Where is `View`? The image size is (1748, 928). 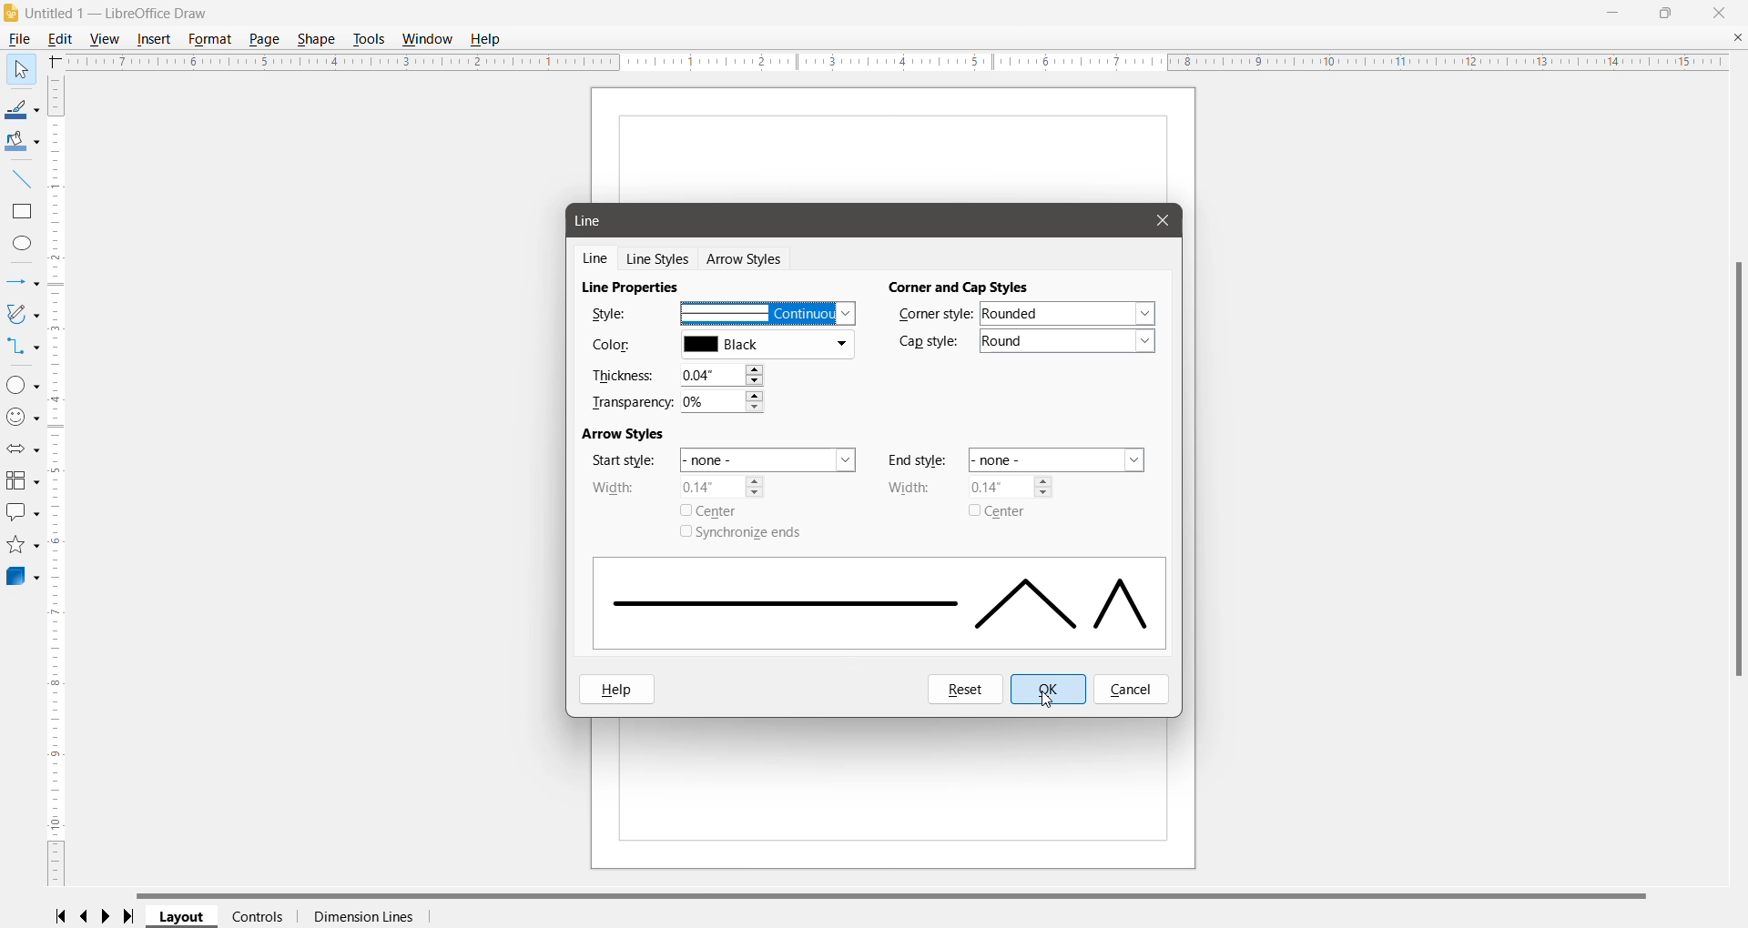
View is located at coordinates (107, 39).